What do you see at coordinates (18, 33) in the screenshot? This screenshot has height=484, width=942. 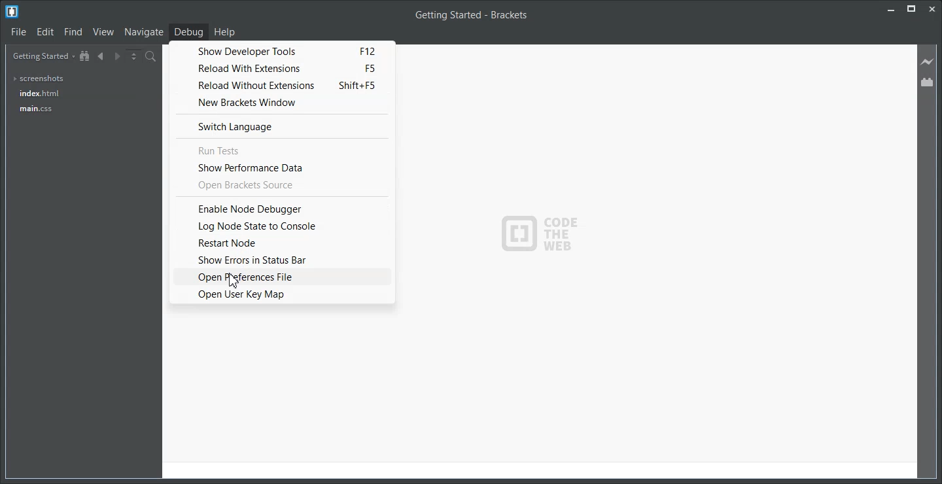 I see `File` at bounding box center [18, 33].